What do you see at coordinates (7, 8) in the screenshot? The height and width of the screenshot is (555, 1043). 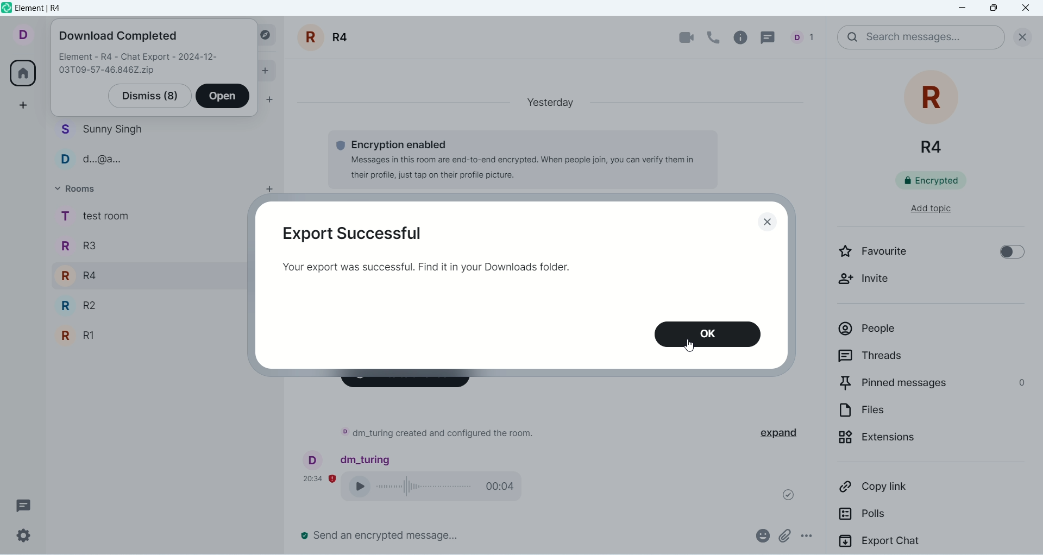 I see `logo` at bounding box center [7, 8].